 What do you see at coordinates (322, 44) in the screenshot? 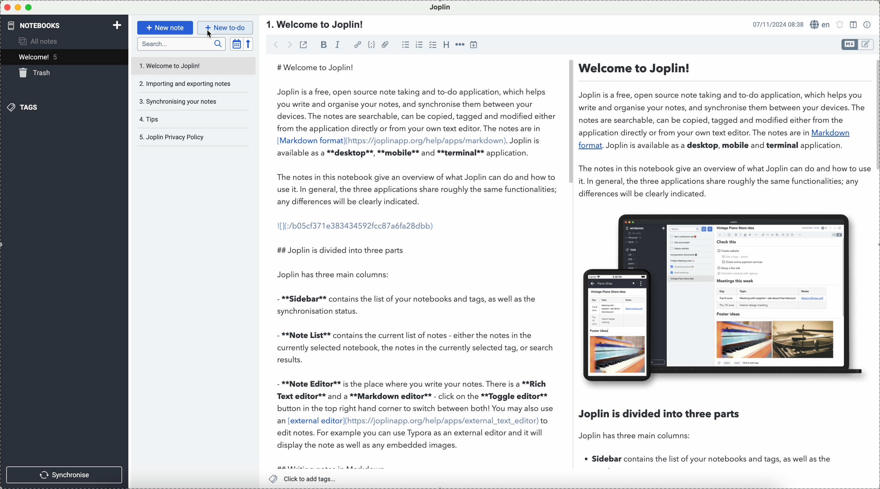
I see `bold` at bounding box center [322, 44].